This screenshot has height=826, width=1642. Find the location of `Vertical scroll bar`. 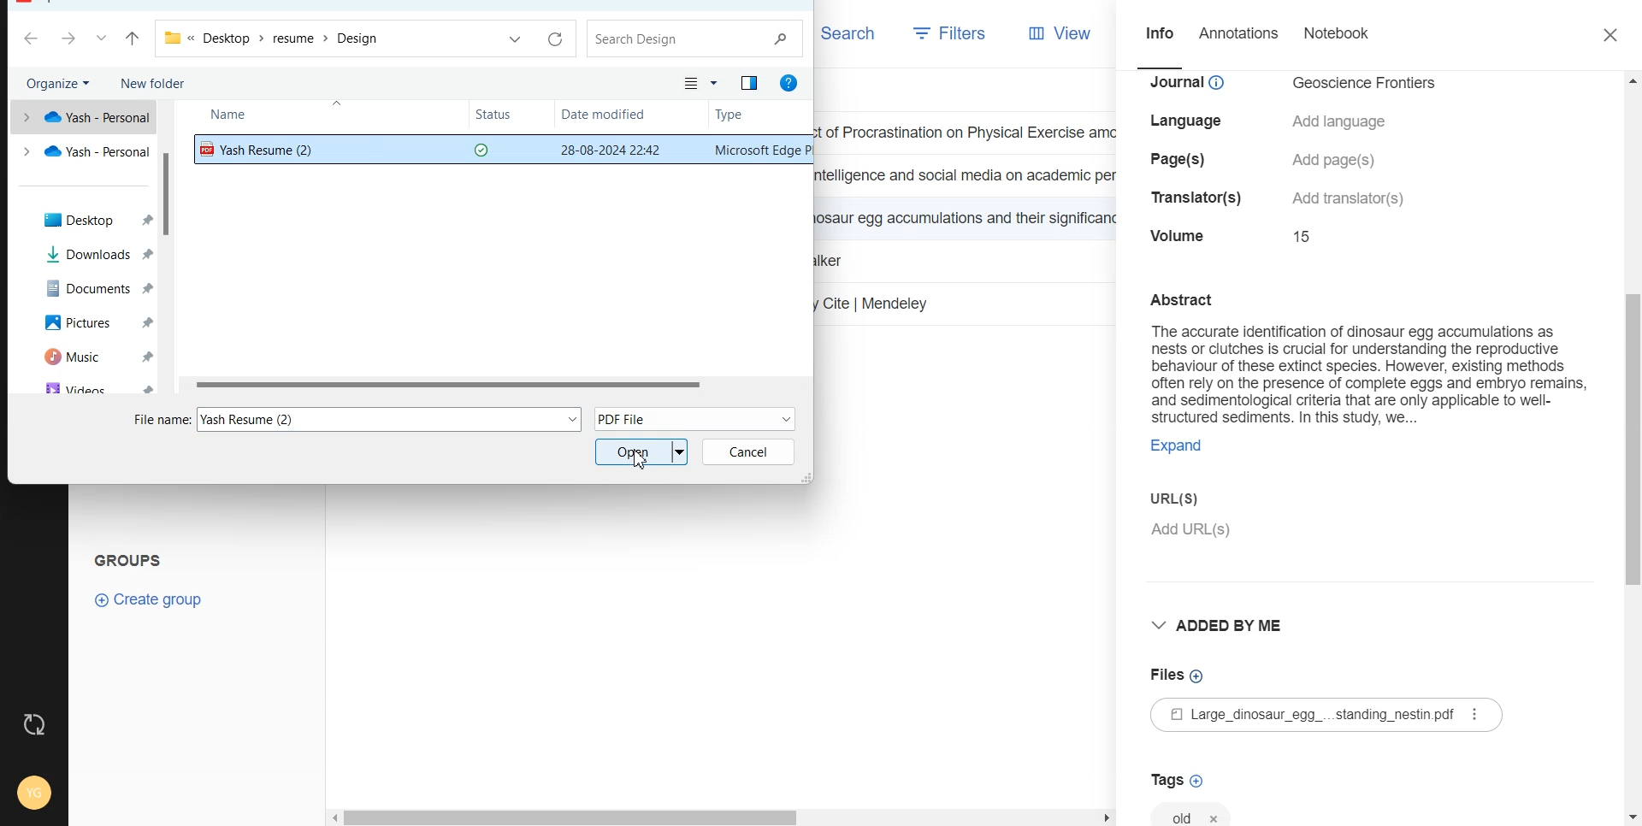

Vertical scroll bar is located at coordinates (171, 247).